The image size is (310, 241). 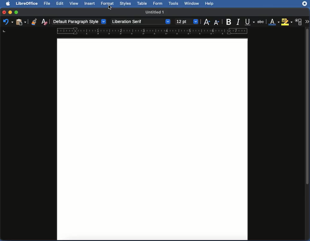 I want to click on Undo, so click(x=7, y=22).